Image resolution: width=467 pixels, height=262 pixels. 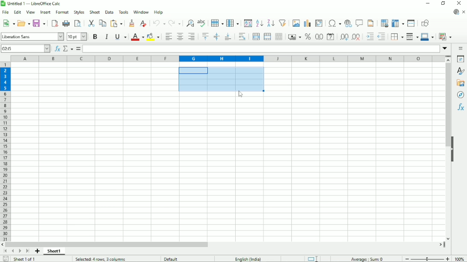 What do you see at coordinates (319, 23) in the screenshot?
I see `Insert or edit pivot table` at bounding box center [319, 23].